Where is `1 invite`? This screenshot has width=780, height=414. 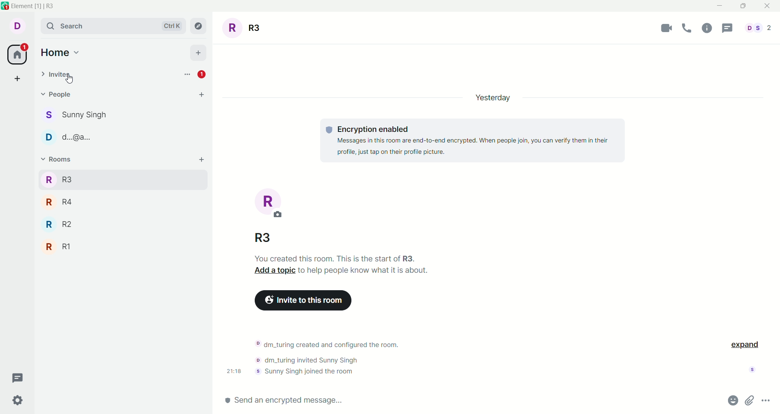
1 invite is located at coordinates (204, 75).